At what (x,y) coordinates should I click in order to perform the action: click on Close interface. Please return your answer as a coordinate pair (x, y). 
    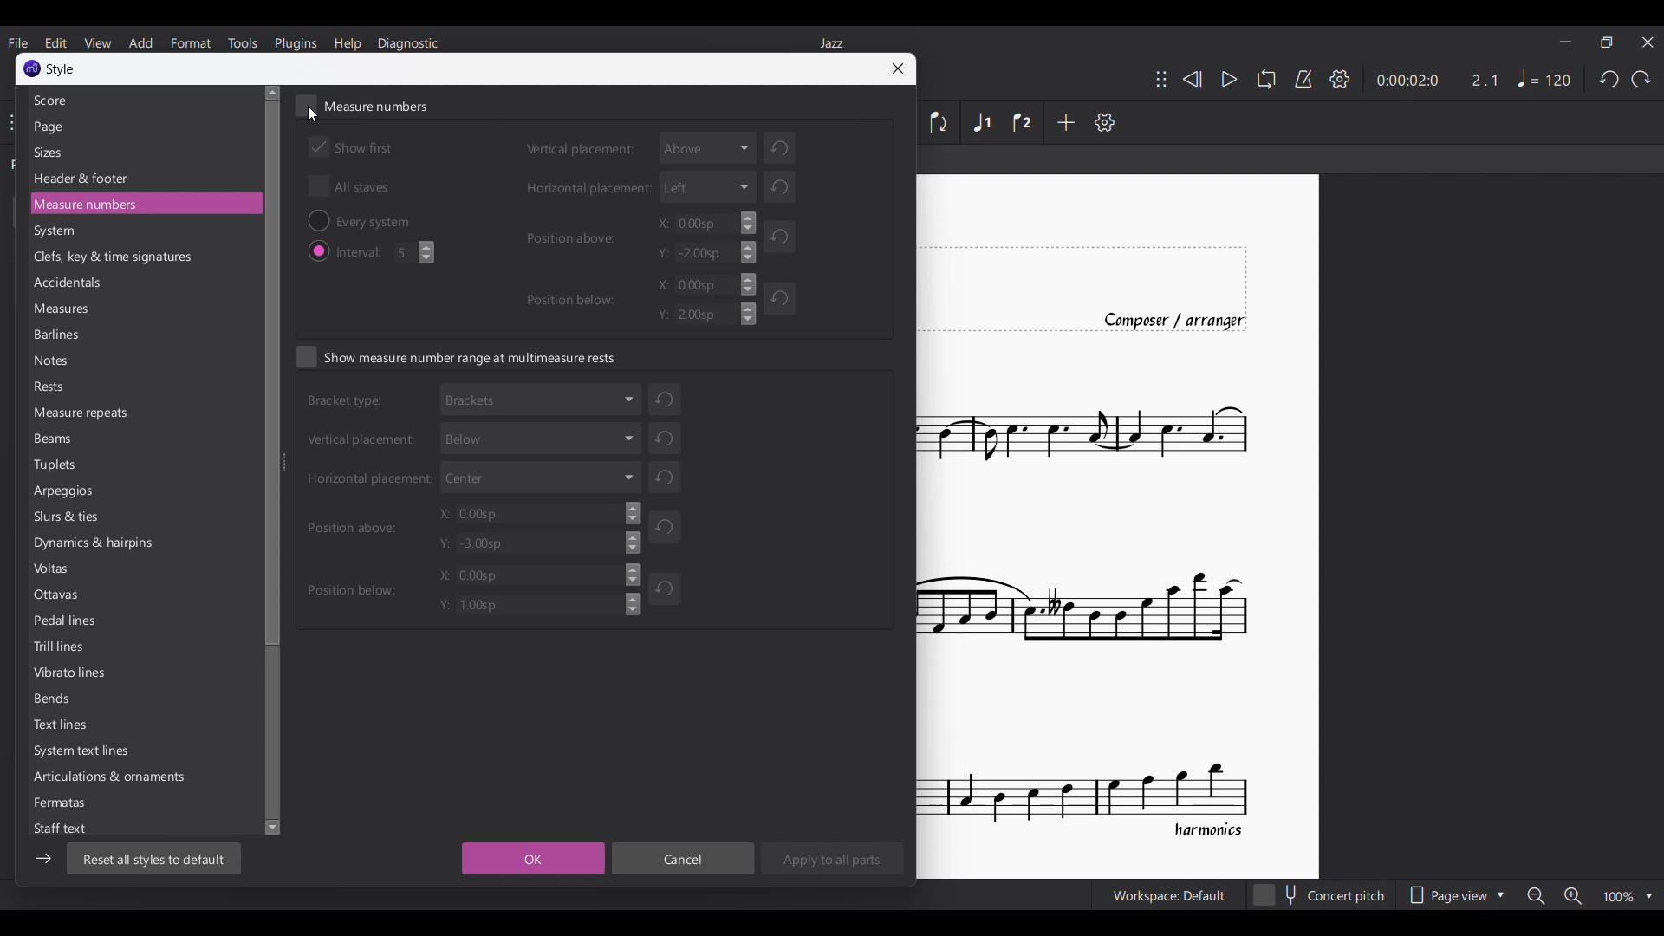
    Looking at the image, I should click on (1648, 42).